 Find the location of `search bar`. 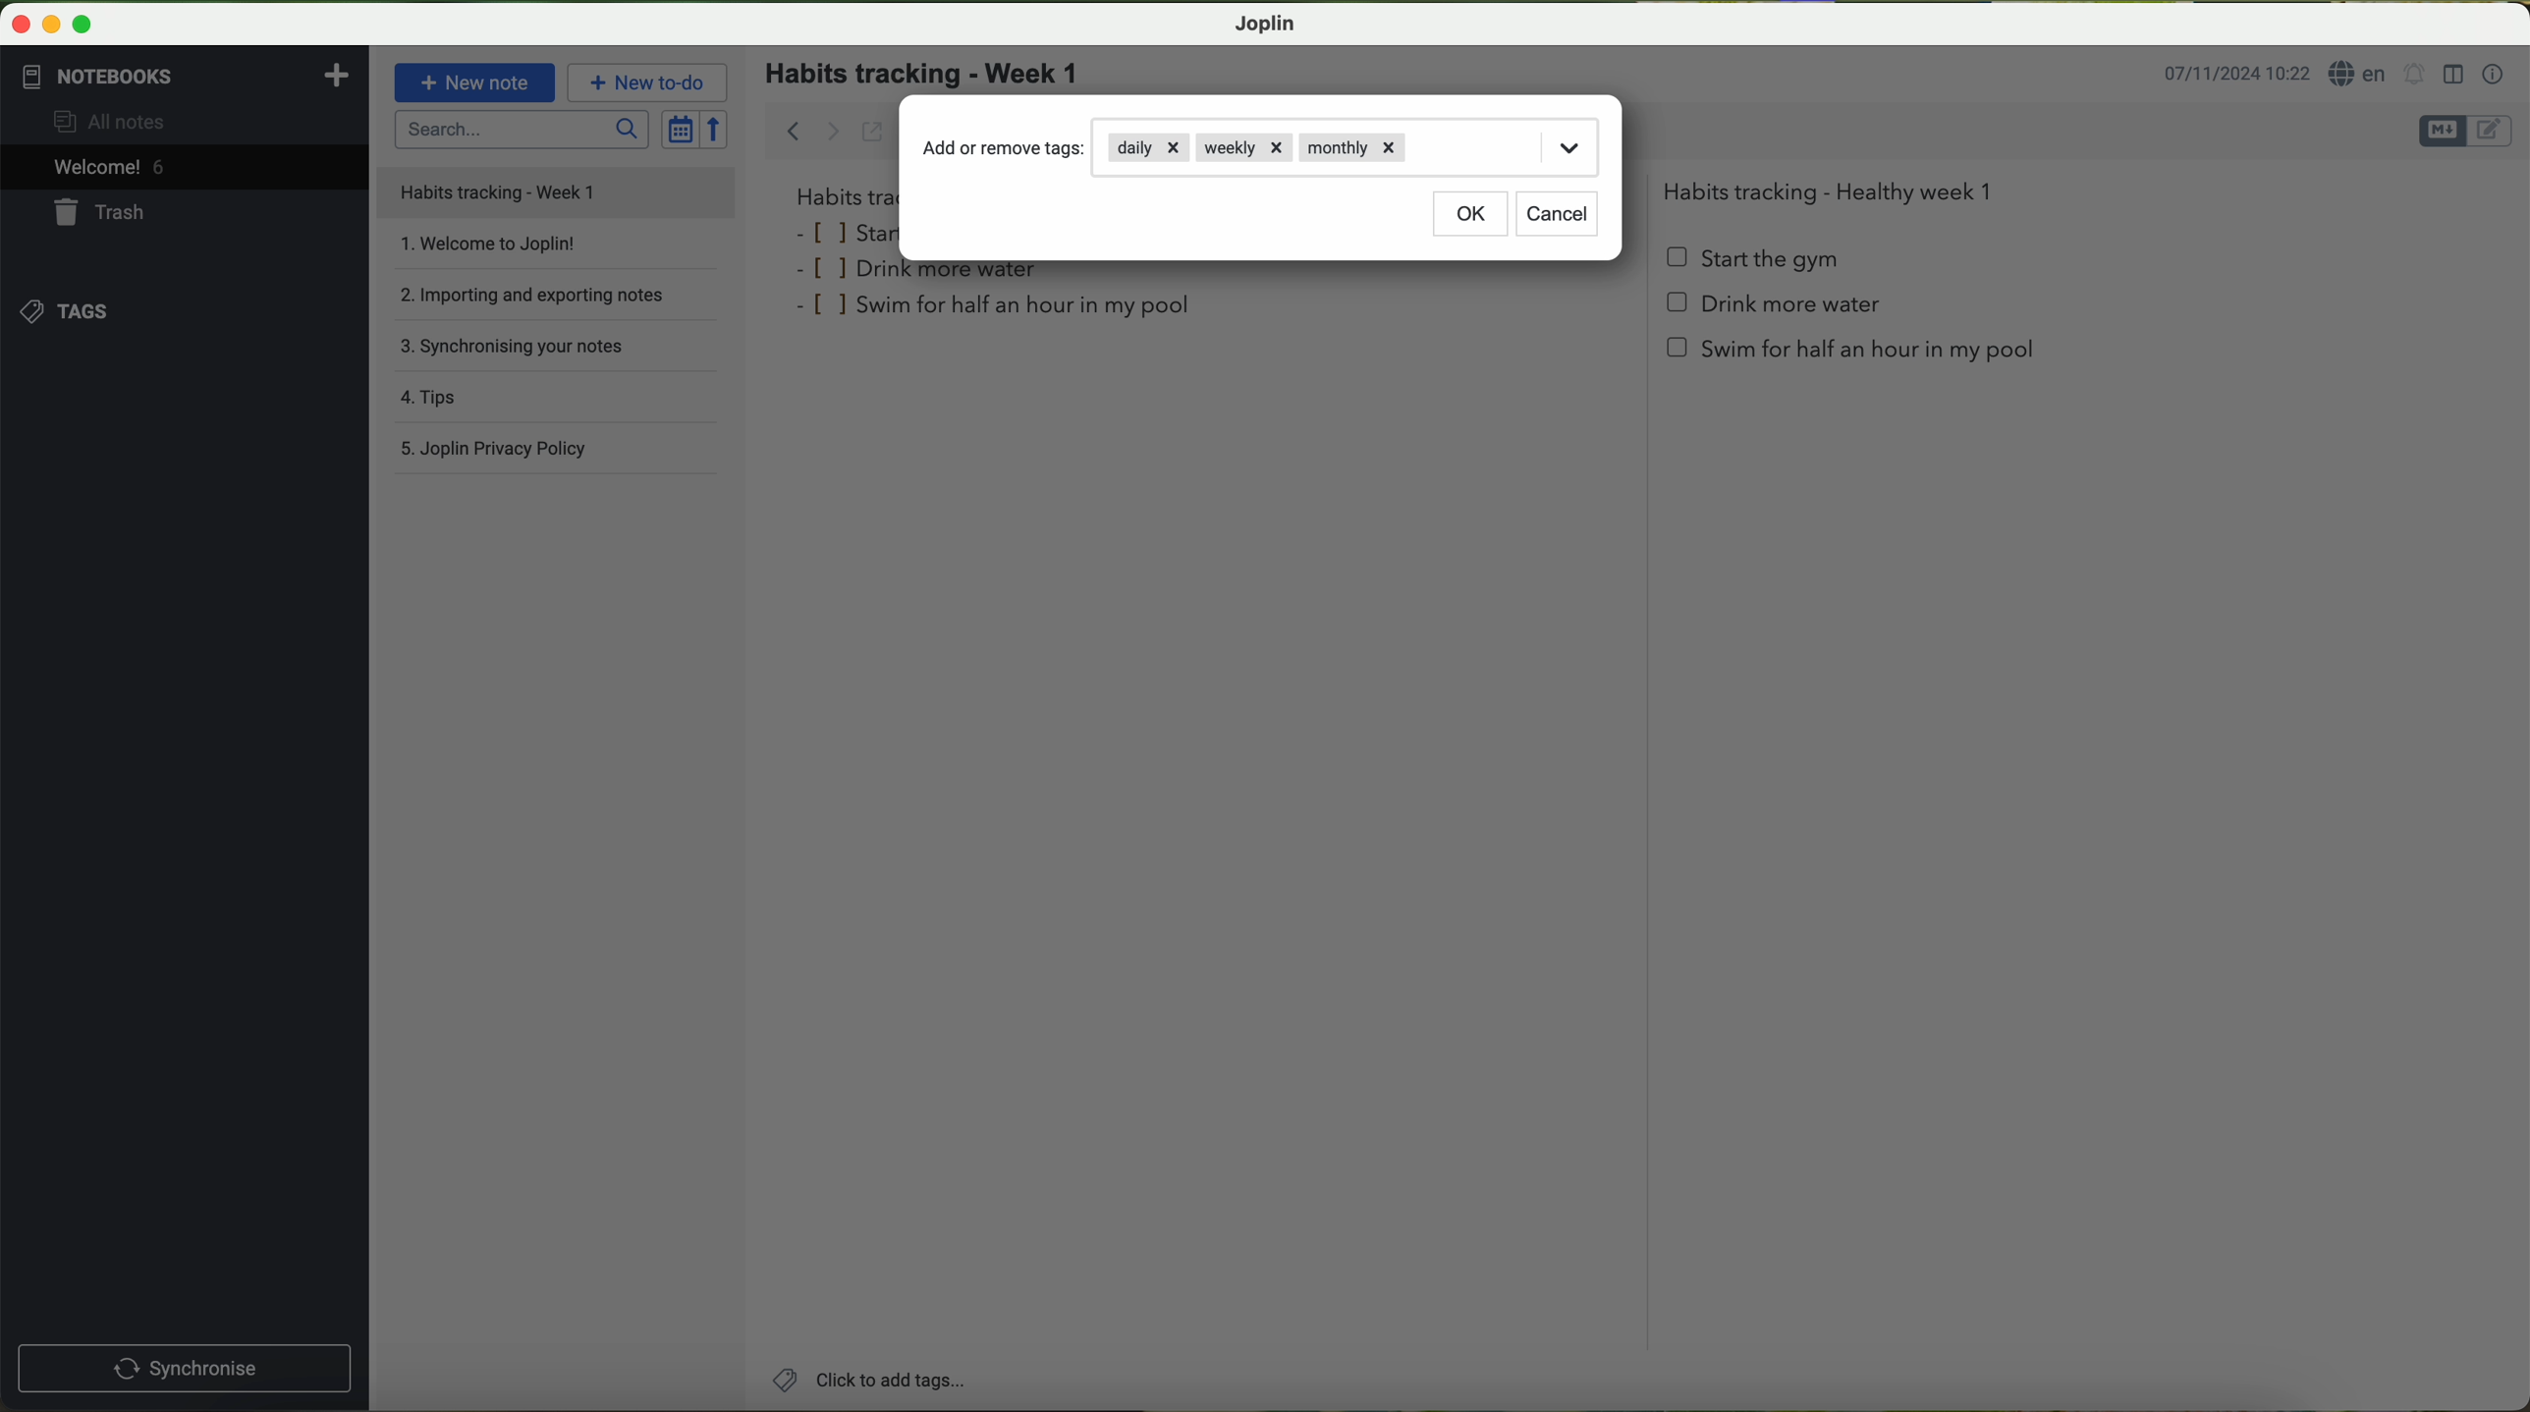

search bar is located at coordinates (520, 129).